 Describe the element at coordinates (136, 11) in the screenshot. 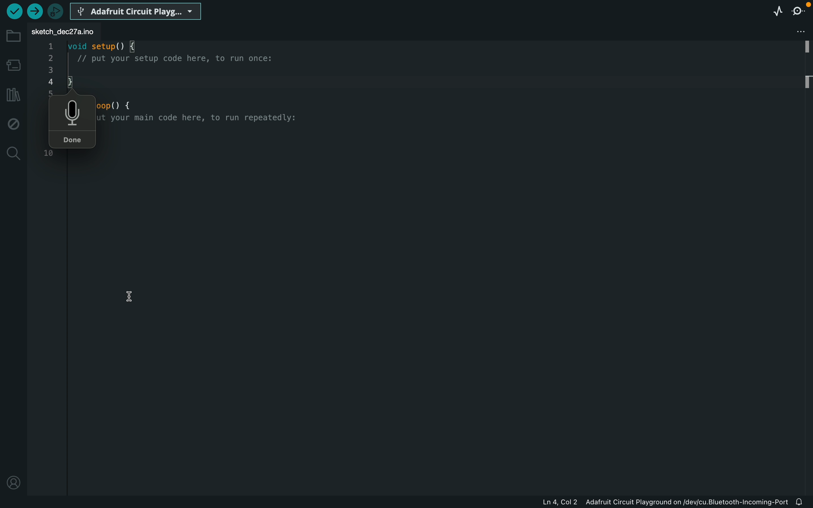

I see `Arduino Circuit Playg...` at that location.